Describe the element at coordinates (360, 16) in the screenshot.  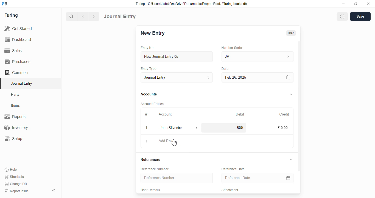
I see `save` at that location.